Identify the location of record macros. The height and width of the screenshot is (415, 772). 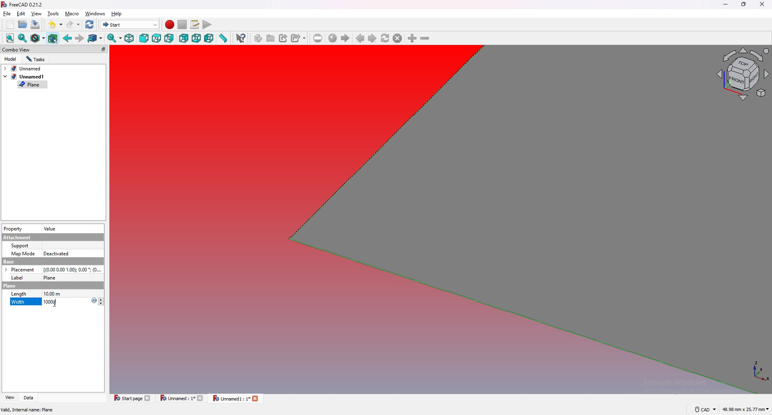
(170, 25).